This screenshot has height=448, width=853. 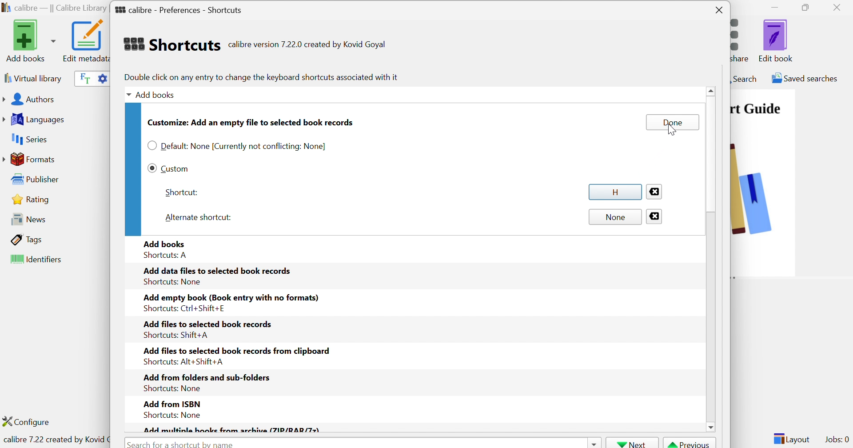 I want to click on Search, so click(x=744, y=78).